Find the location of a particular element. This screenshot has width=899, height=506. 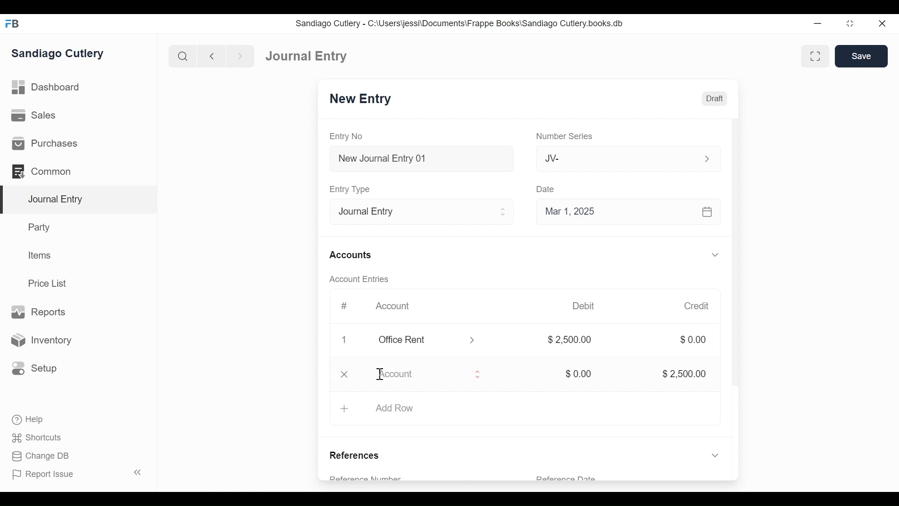

scrollbar is located at coordinates (735, 263).